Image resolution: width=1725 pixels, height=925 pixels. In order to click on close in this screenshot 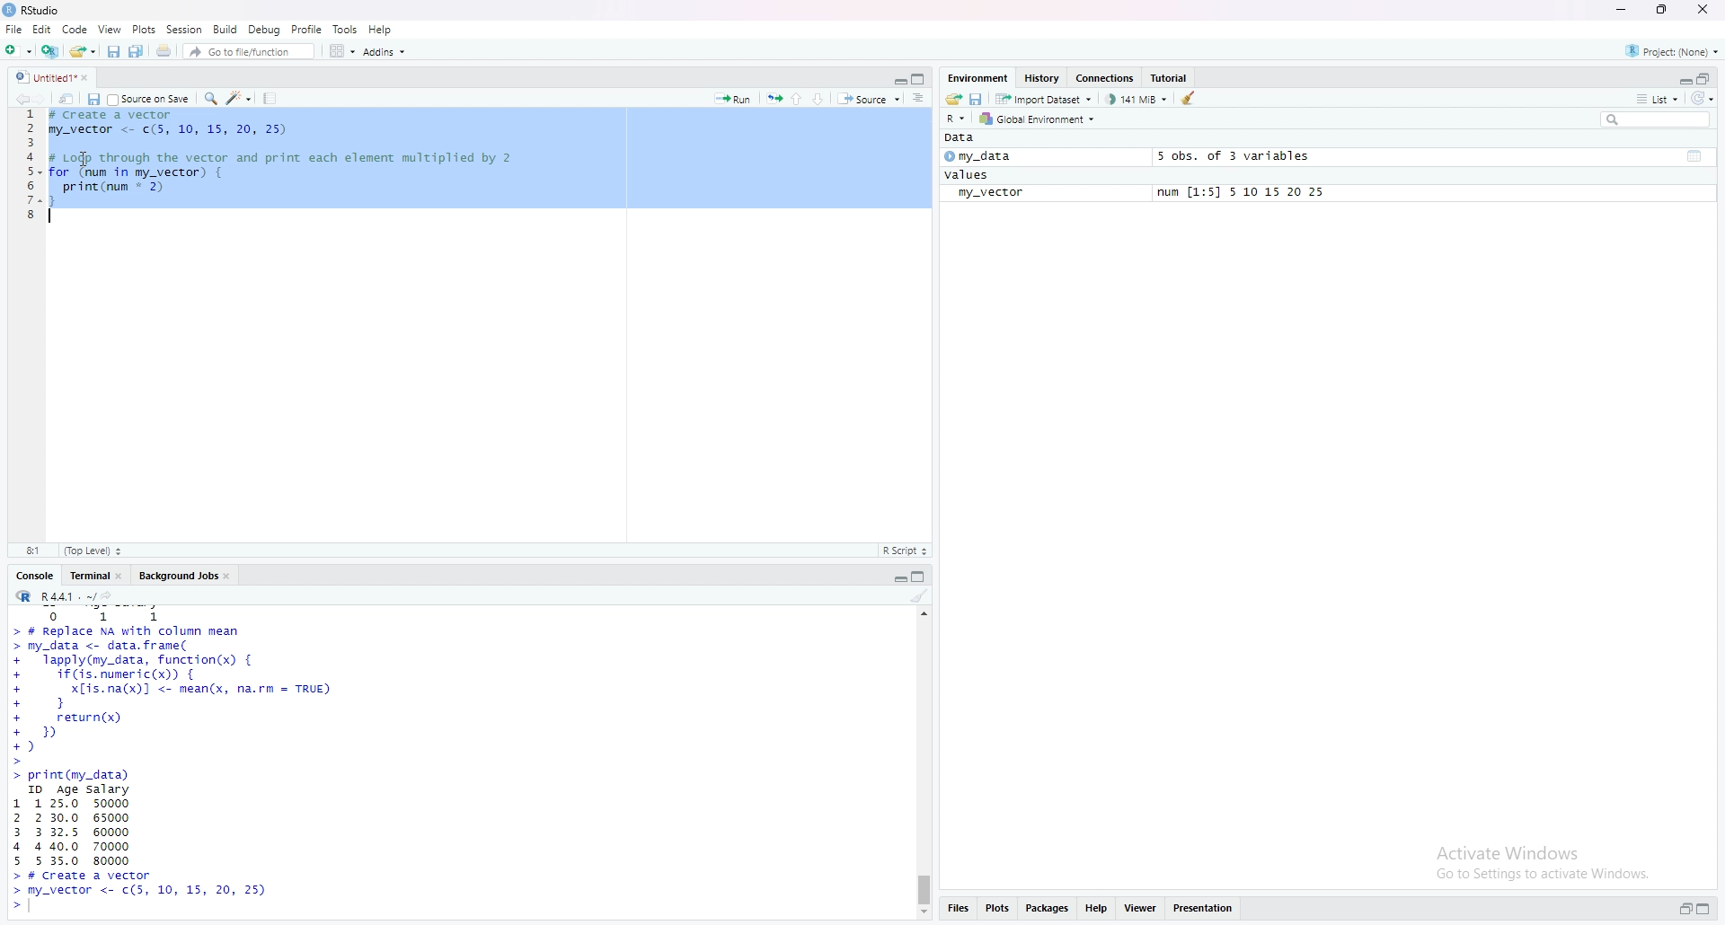, I will do `click(1705, 10)`.